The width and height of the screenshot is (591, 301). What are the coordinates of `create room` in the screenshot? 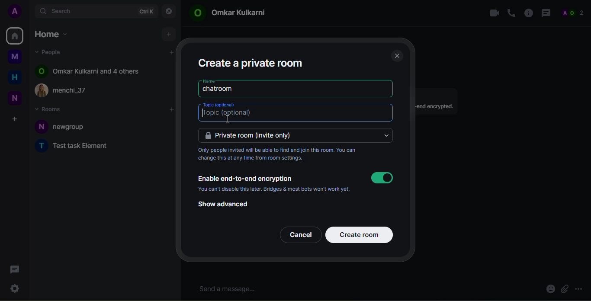 It's located at (361, 234).